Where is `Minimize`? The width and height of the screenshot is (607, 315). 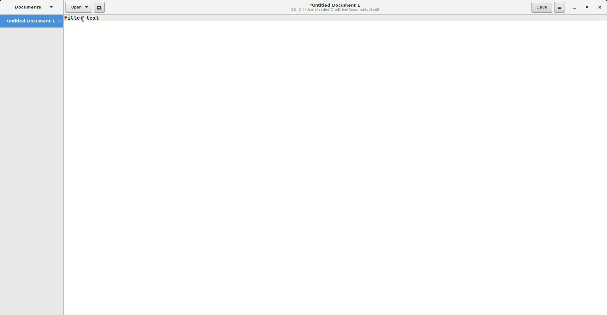 Minimize is located at coordinates (574, 8).